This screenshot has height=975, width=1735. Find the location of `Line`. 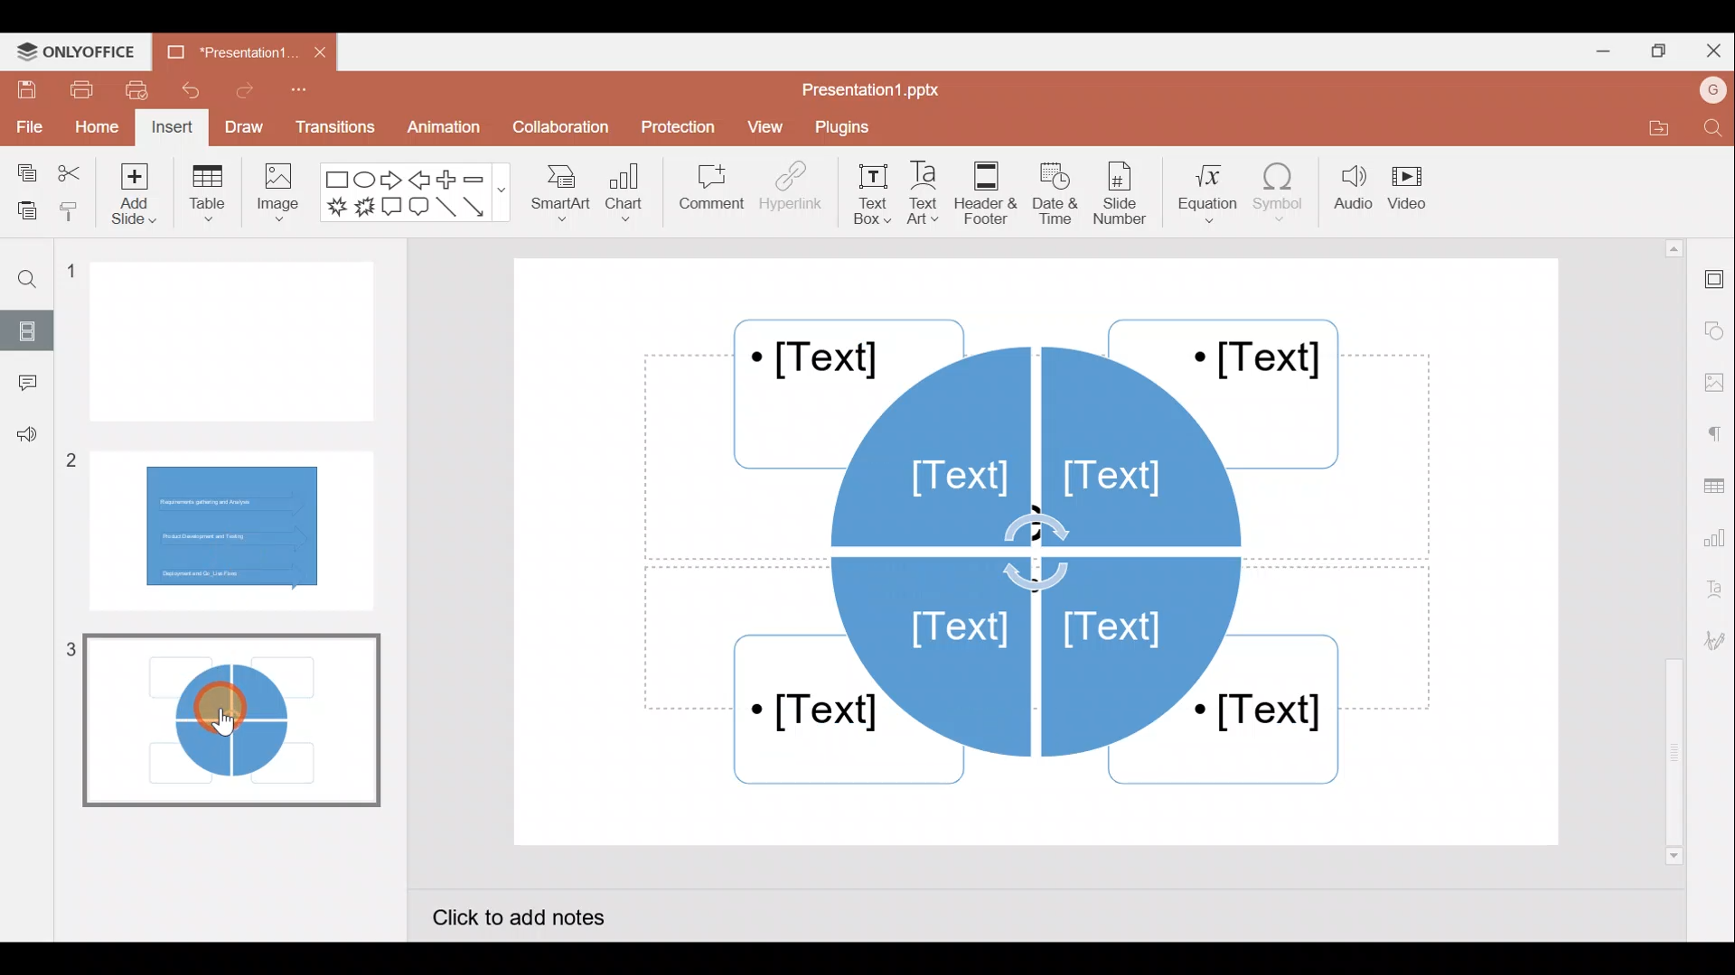

Line is located at coordinates (445, 208).